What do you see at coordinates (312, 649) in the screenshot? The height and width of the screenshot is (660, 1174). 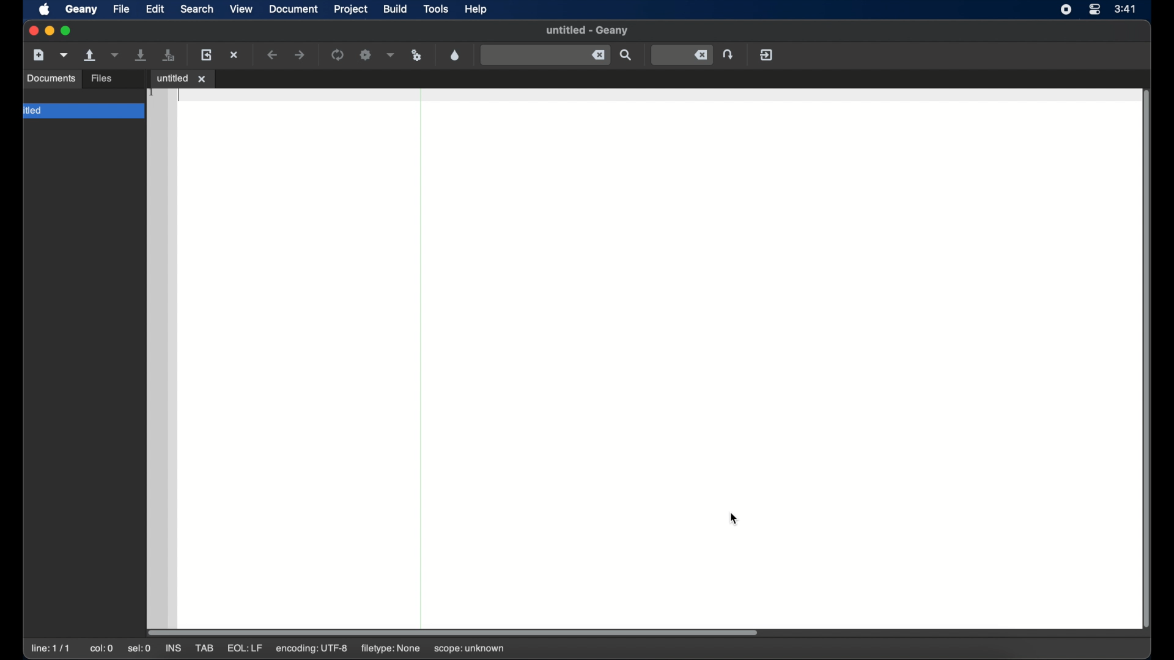 I see `encoding: utf-8` at bounding box center [312, 649].